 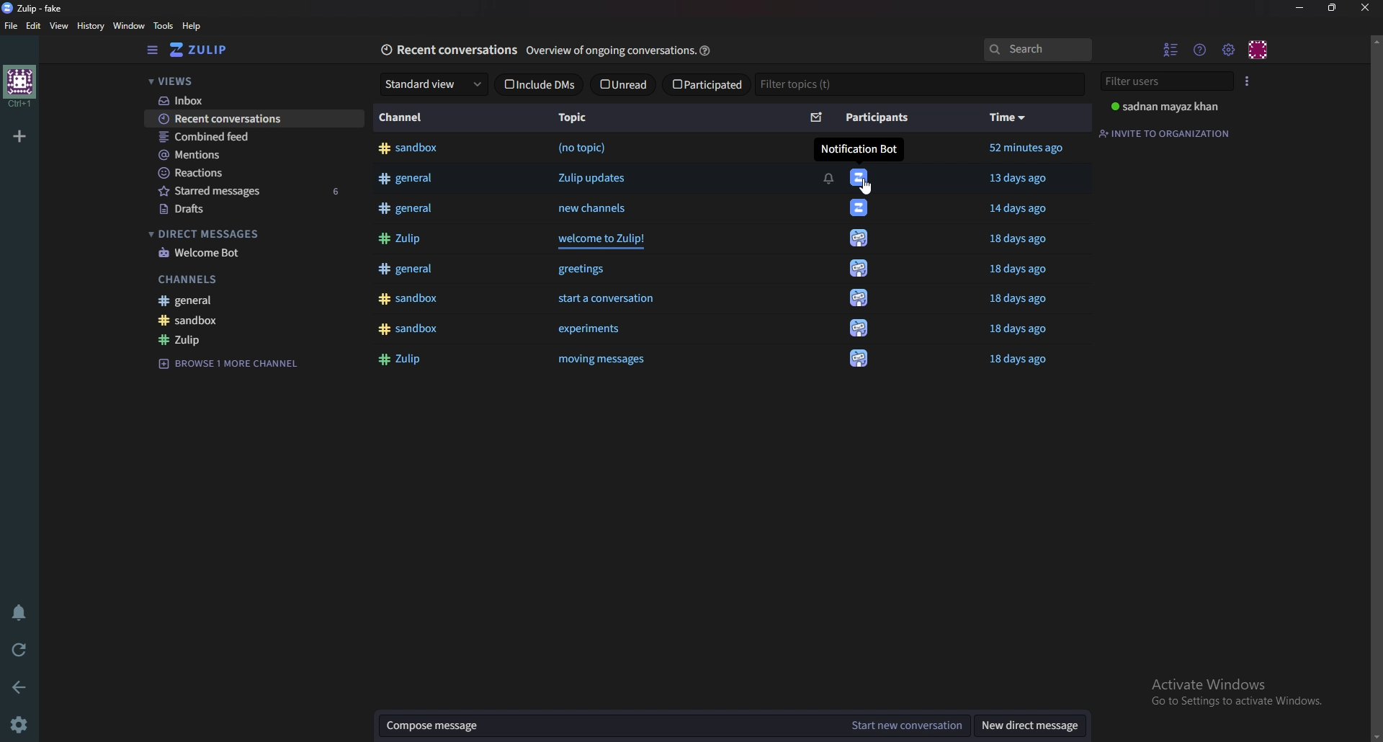 What do you see at coordinates (38, 7) in the screenshot?
I see `zulip-fake` at bounding box center [38, 7].